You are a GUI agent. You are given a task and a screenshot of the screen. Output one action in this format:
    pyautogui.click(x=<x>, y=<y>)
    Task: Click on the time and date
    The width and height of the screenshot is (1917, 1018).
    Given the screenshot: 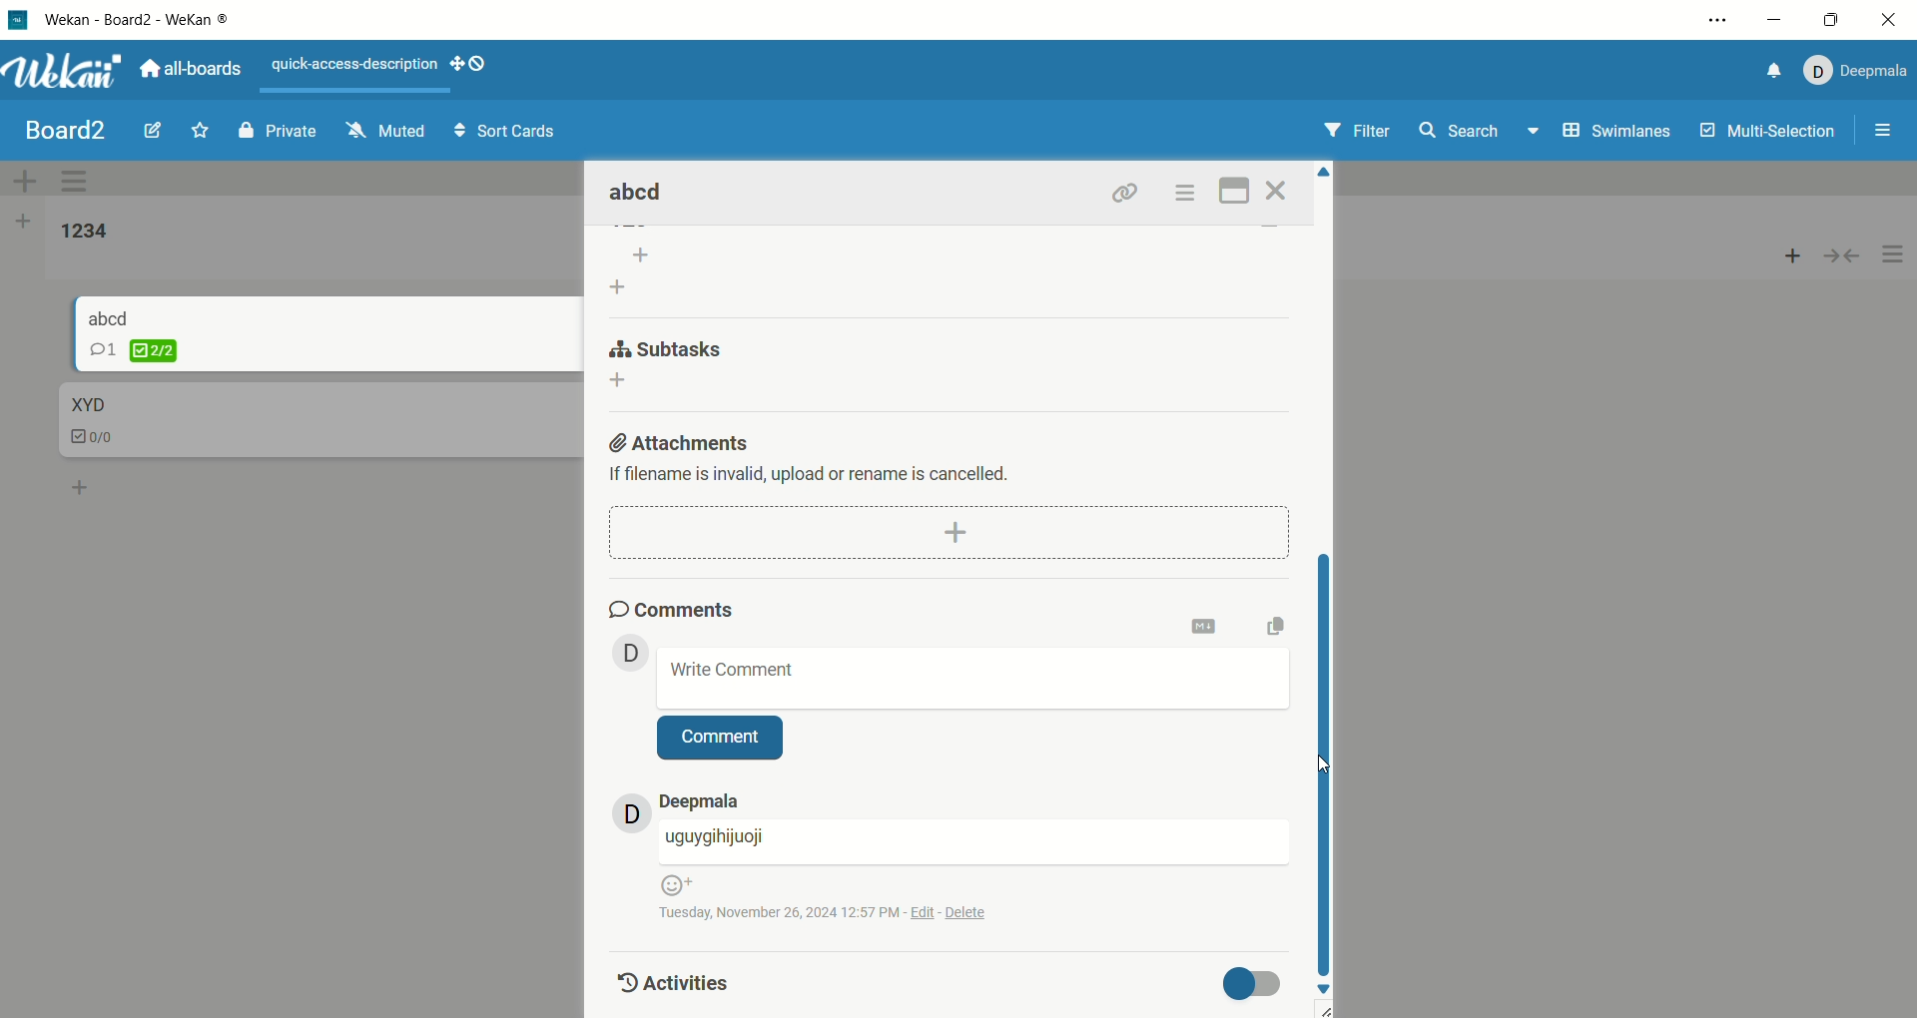 What is the action you would take?
    pyautogui.click(x=837, y=911)
    